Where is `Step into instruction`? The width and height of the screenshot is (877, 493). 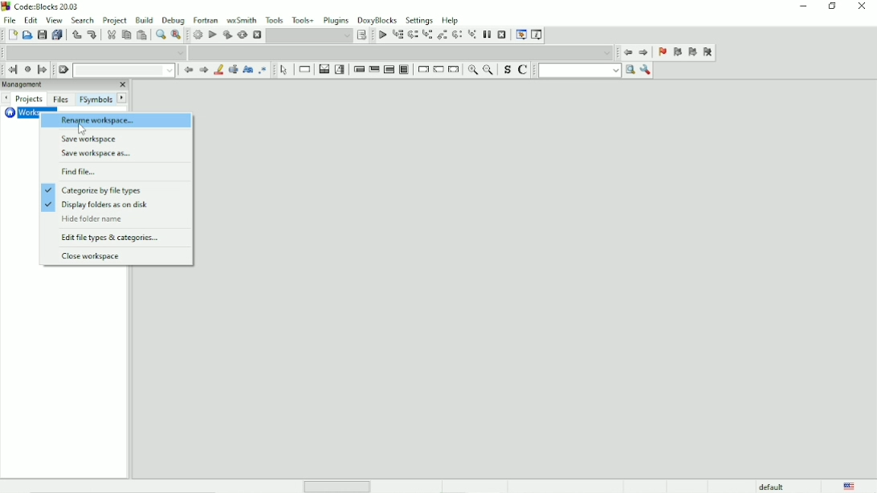 Step into instruction is located at coordinates (472, 35).